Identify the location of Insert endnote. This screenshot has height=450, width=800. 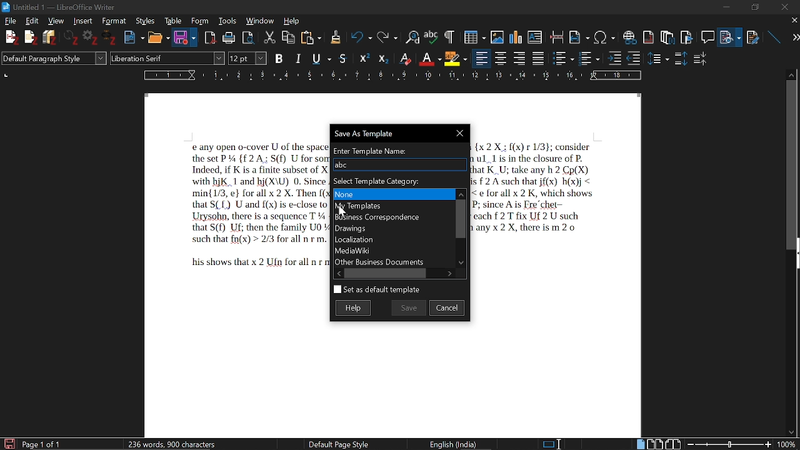
(649, 34).